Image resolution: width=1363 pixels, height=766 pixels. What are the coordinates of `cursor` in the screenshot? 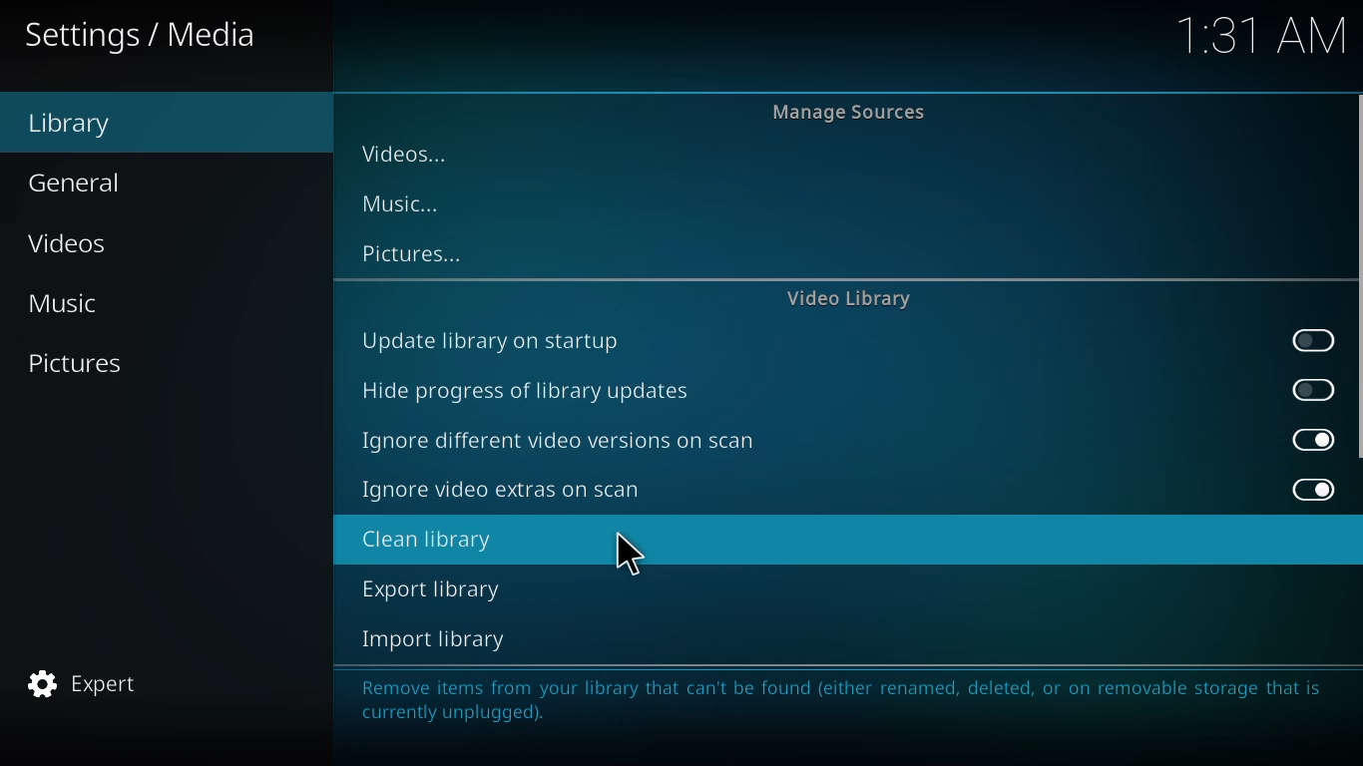 It's located at (627, 553).